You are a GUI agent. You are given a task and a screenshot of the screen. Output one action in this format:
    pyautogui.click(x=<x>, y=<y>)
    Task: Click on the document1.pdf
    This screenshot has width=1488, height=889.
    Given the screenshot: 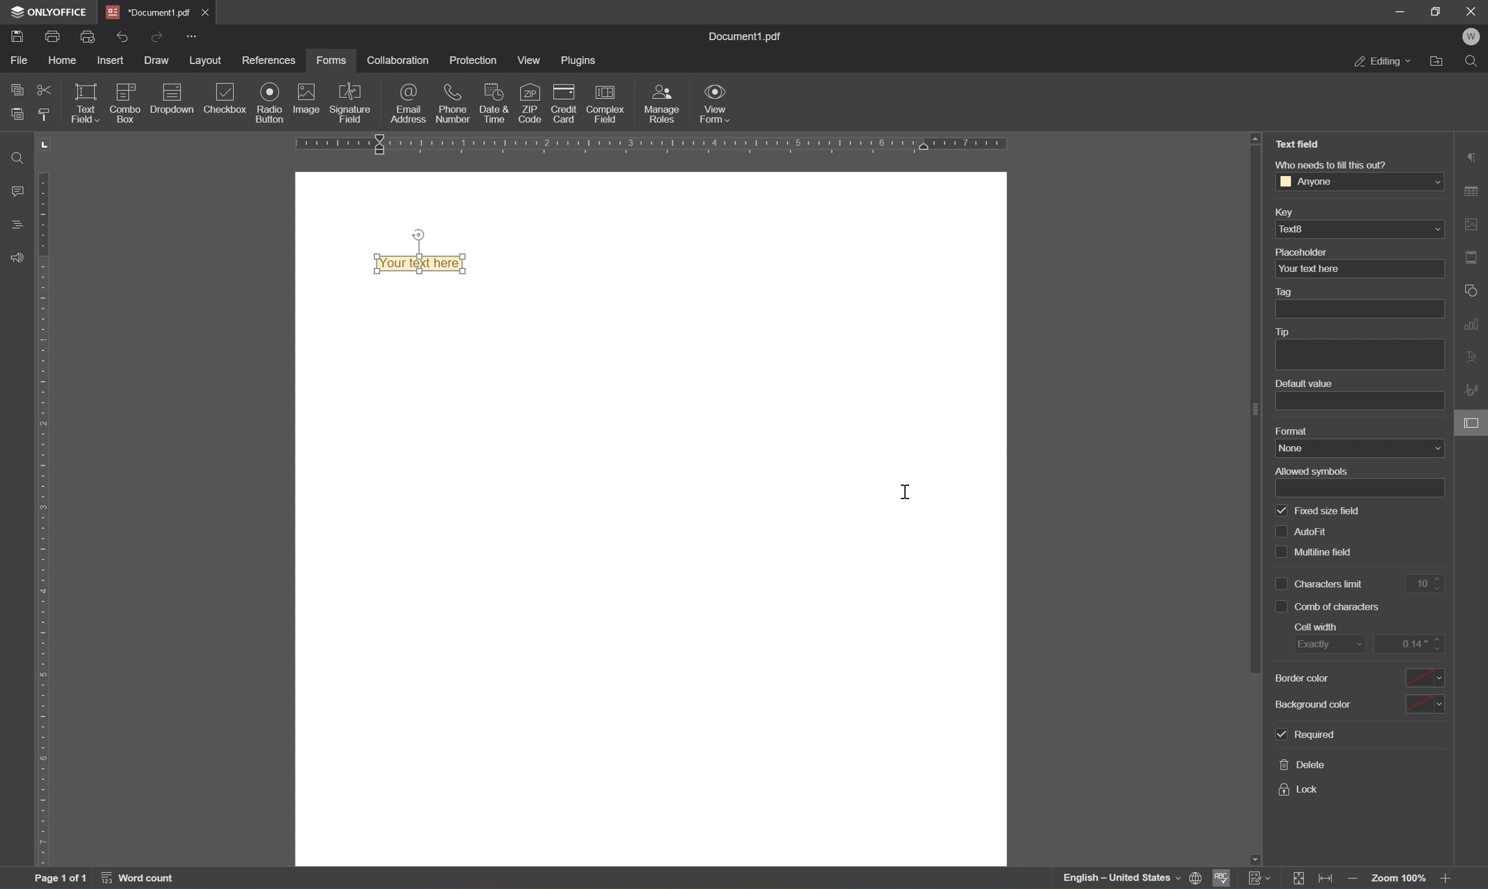 What is the action you would take?
    pyautogui.click(x=743, y=37)
    